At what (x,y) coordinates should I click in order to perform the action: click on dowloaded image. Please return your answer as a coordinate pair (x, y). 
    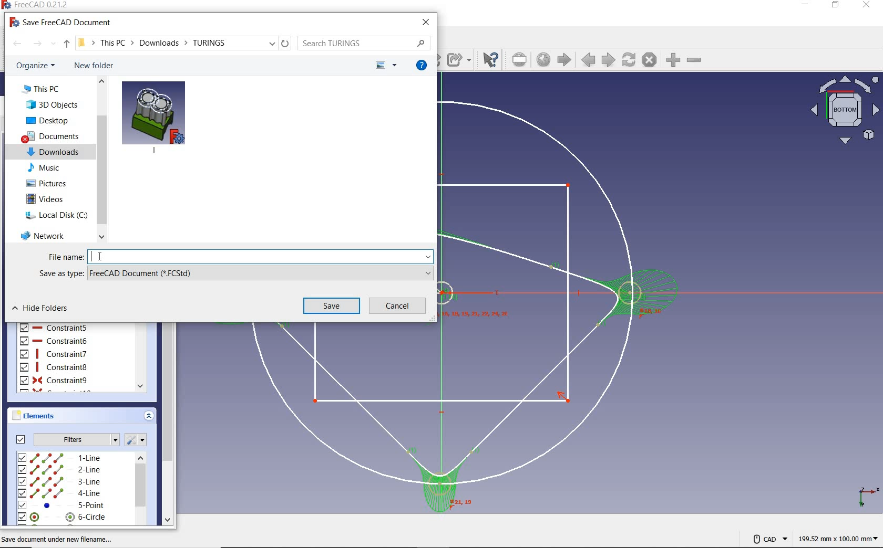
    Looking at the image, I should click on (153, 117).